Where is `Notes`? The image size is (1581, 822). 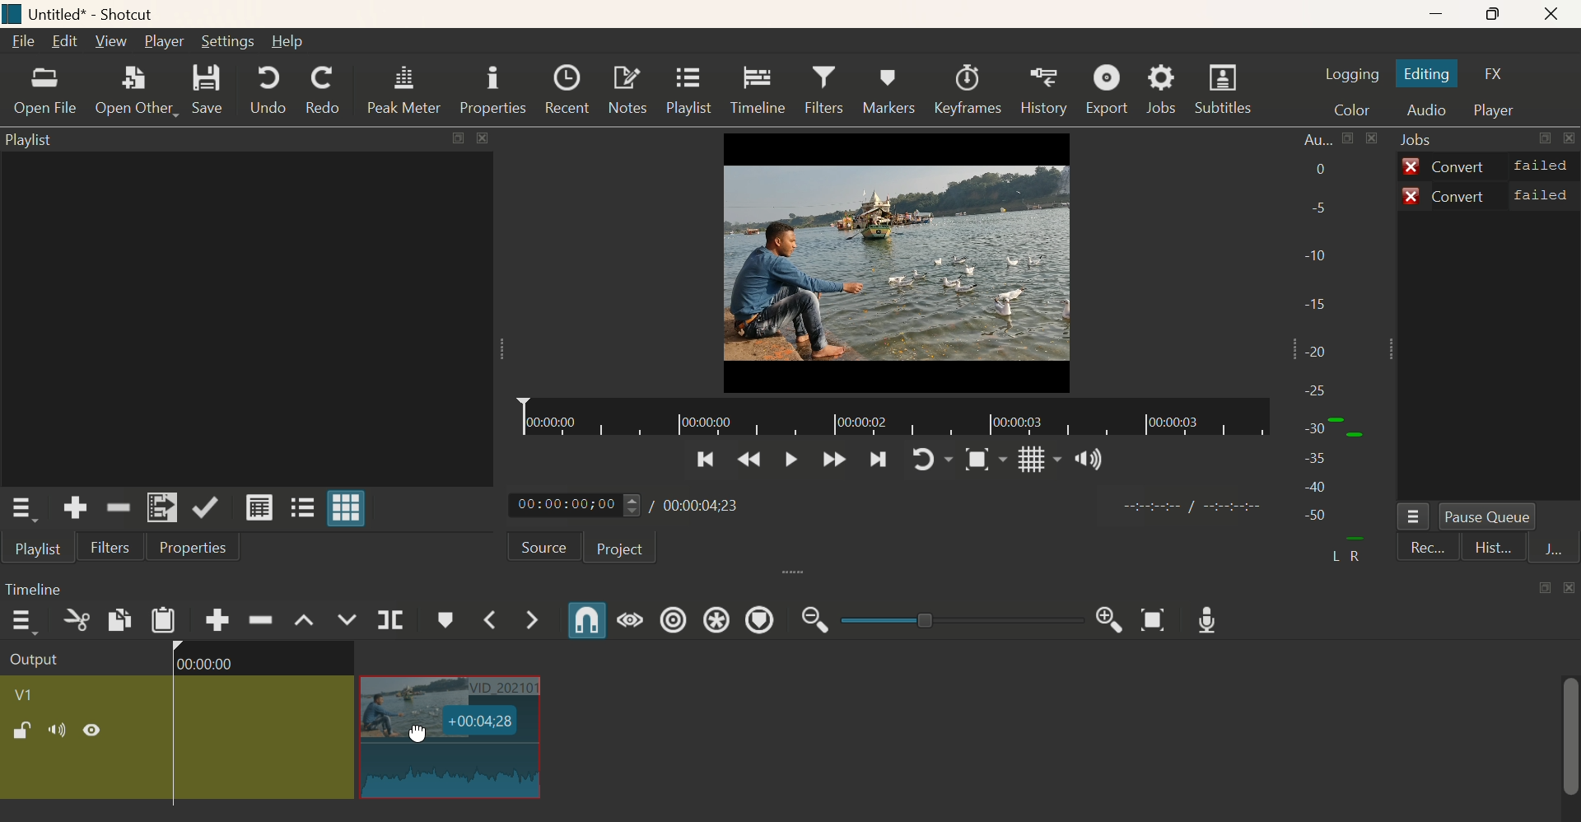
Notes is located at coordinates (625, 91).